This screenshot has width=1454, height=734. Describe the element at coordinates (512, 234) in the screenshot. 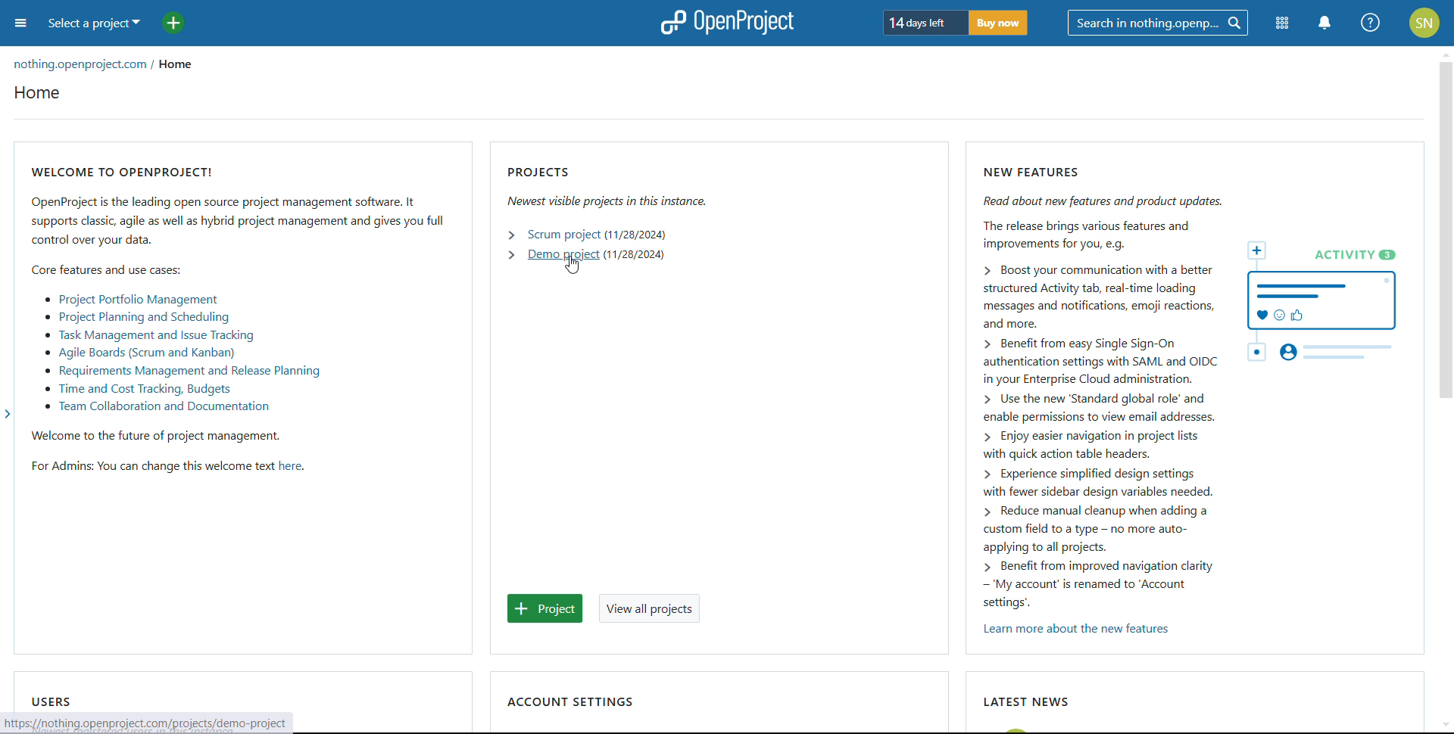

I see `expand scrum project` at that location.